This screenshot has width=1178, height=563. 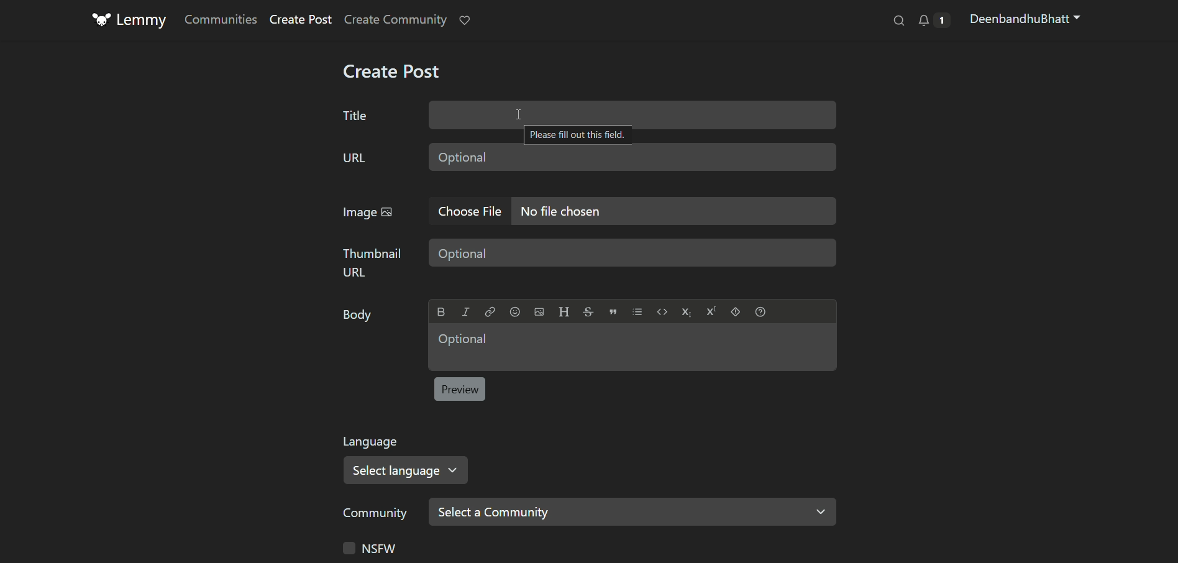 What do you see at coordinates (564, 312) in the screenshot?
I see `Header` at bounding box center [564, 312].